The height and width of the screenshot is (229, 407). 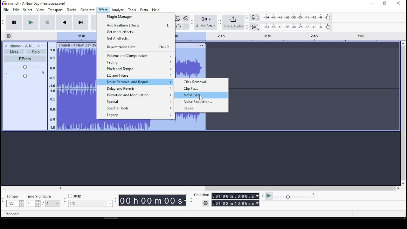 I want to click on help, so click(x=155, y=10).